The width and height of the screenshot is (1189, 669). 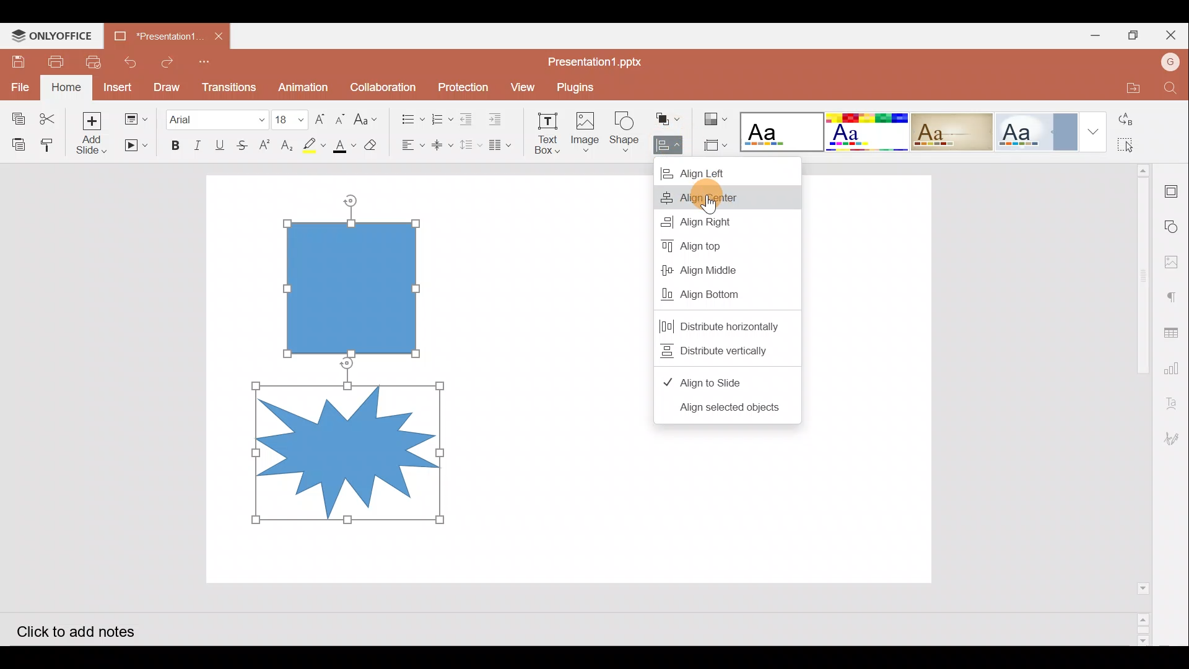 I want to click on Bold, so click(x=174, y=143).